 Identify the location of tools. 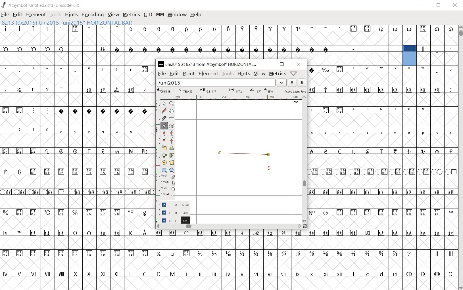
(228, 74).